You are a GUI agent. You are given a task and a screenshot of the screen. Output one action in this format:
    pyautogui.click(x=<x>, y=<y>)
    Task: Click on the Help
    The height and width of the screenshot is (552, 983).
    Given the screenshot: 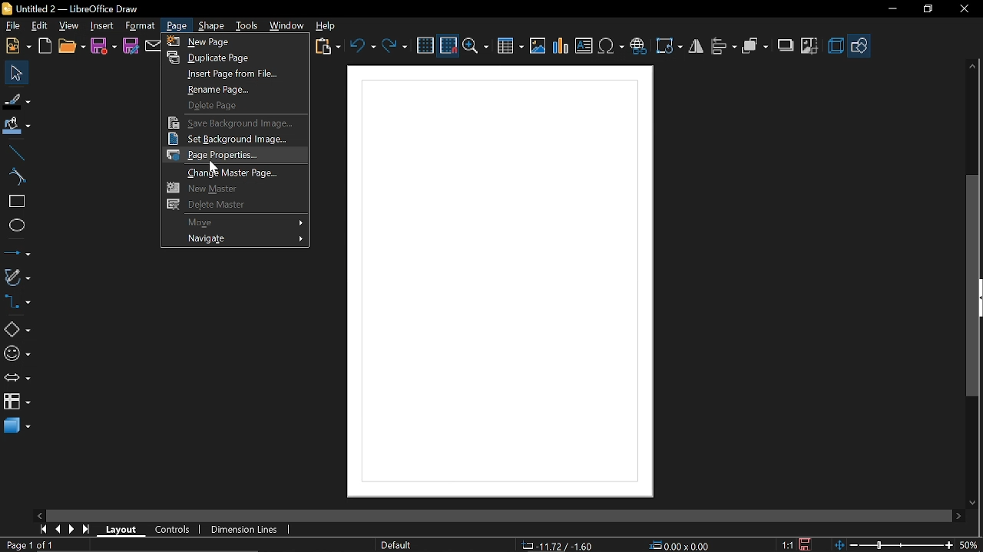 What is the action you would take?
    pyautogui.click(x=327, y=25)
    